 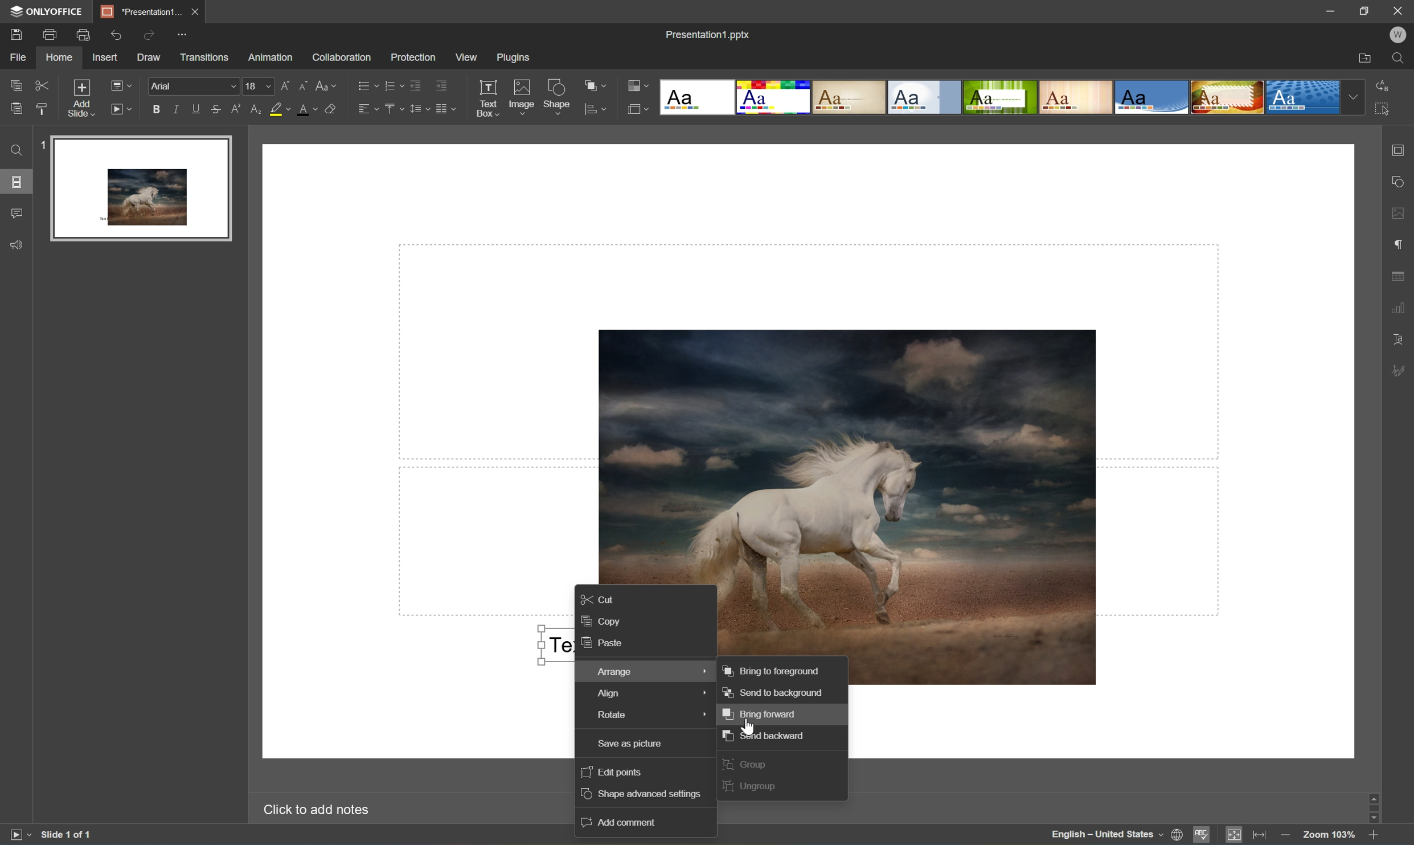 I want to click on Subscript, so click(x=238, y=110).